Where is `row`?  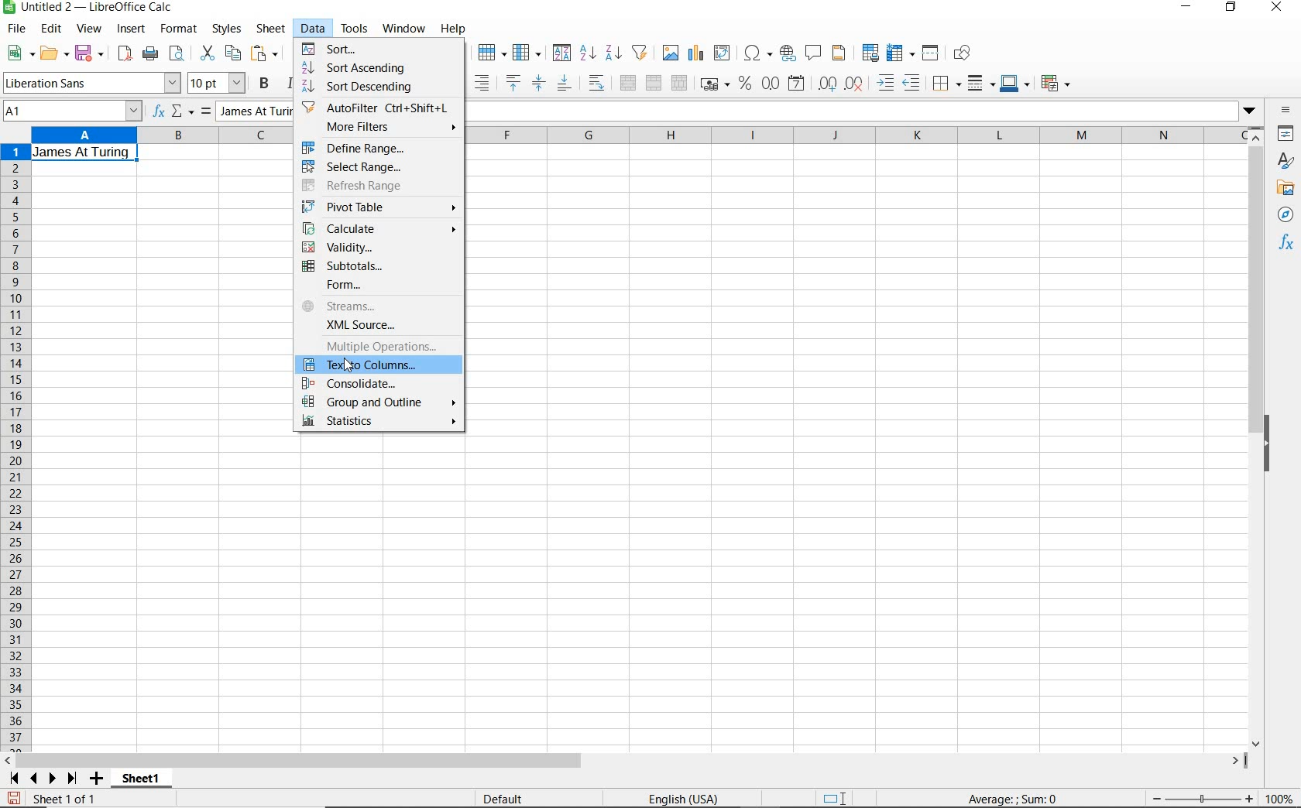
row is located at coordinates (493, 52).